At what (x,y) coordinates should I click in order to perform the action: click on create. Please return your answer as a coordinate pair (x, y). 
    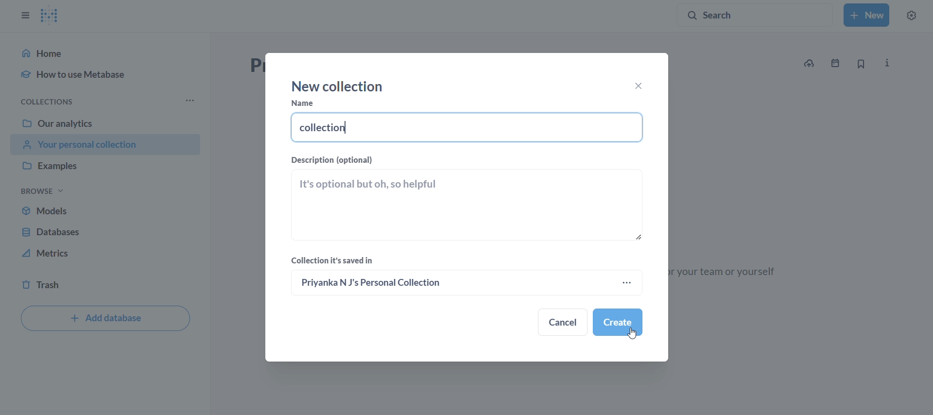
    Looking at the image, I should click on (618, 323).